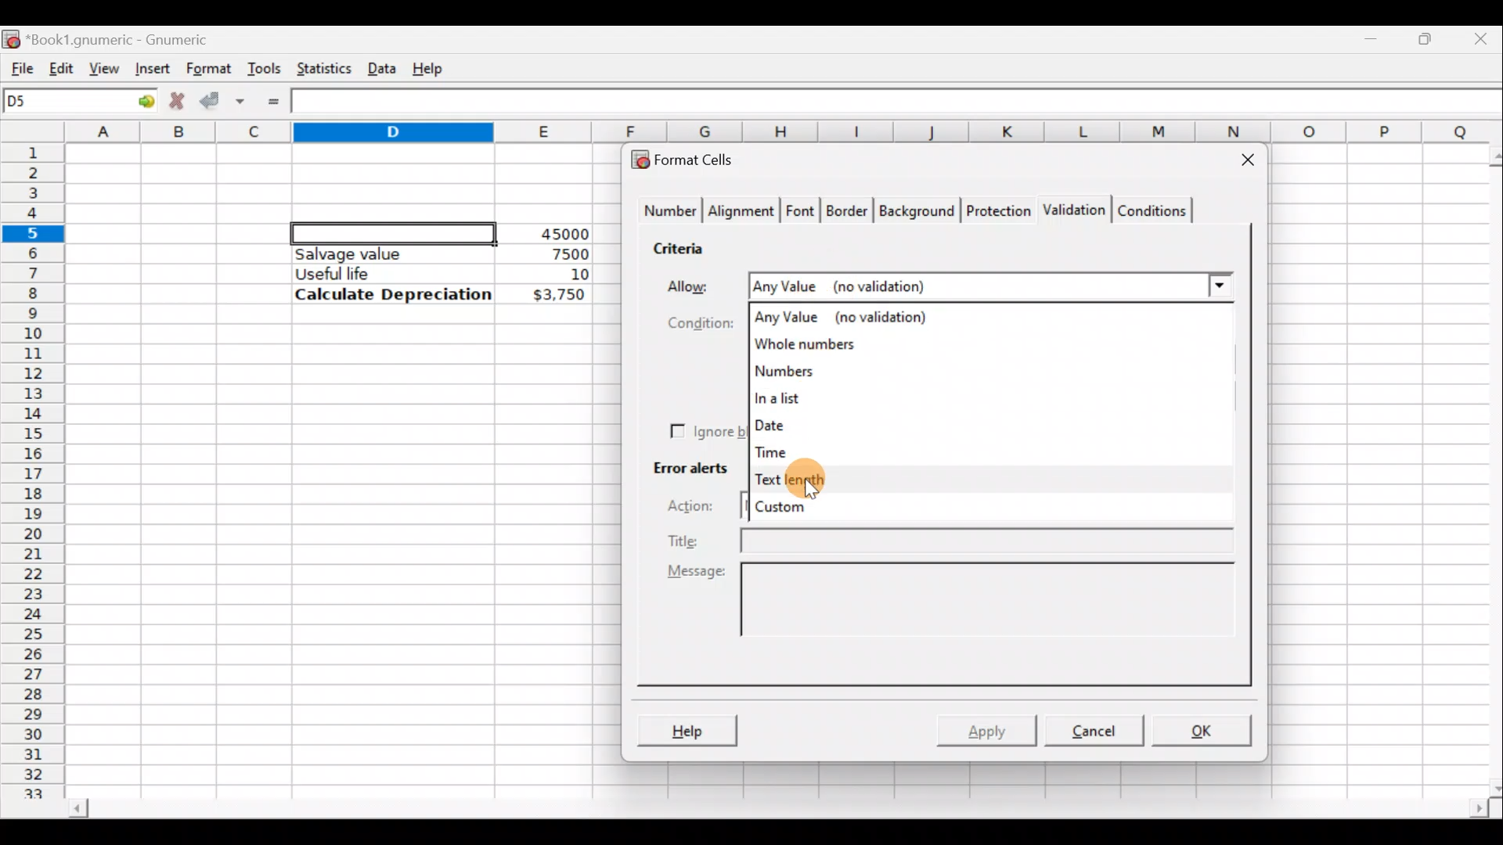 Image resolution: width=1503 pixels, height=845 pixels. What do you see at coordinates (690, 322) in the screenshot?
I see `Condition` at bounding box center [690, 322].